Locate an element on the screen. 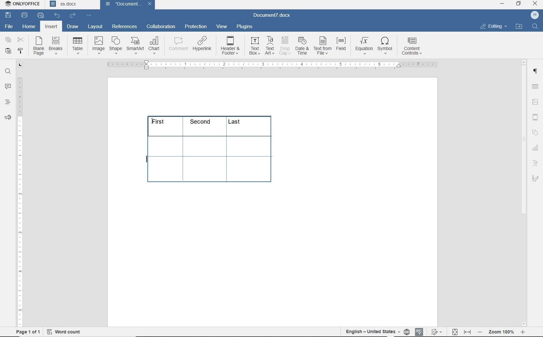  IMAGE is located at coordinates (536, 102).